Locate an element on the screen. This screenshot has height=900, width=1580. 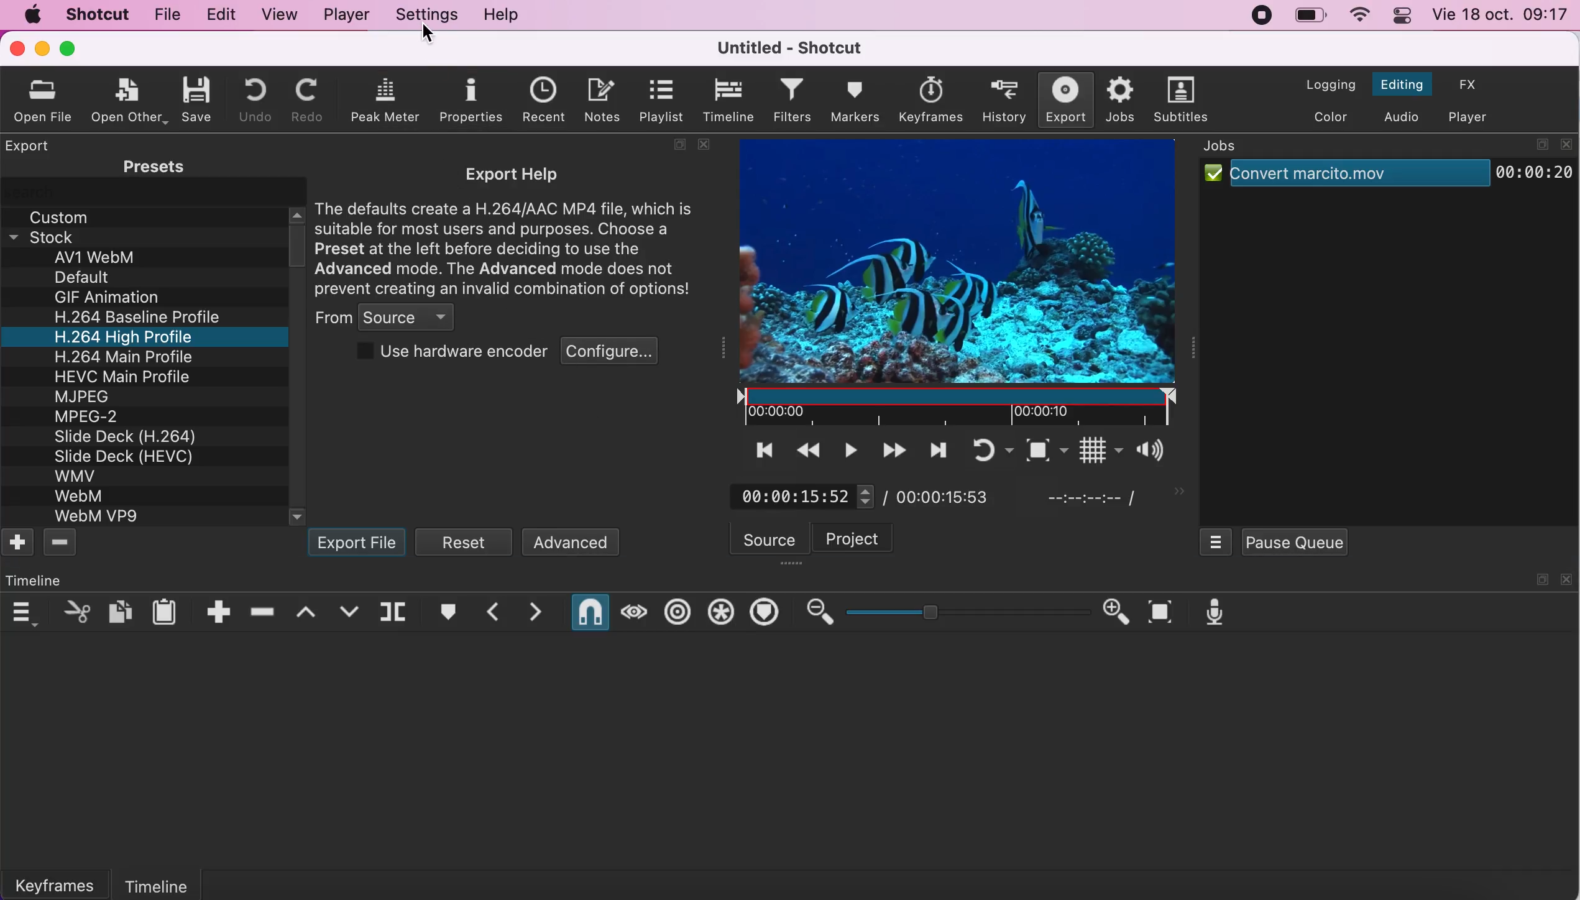
MJPEG is located at coordinates (87, 395).